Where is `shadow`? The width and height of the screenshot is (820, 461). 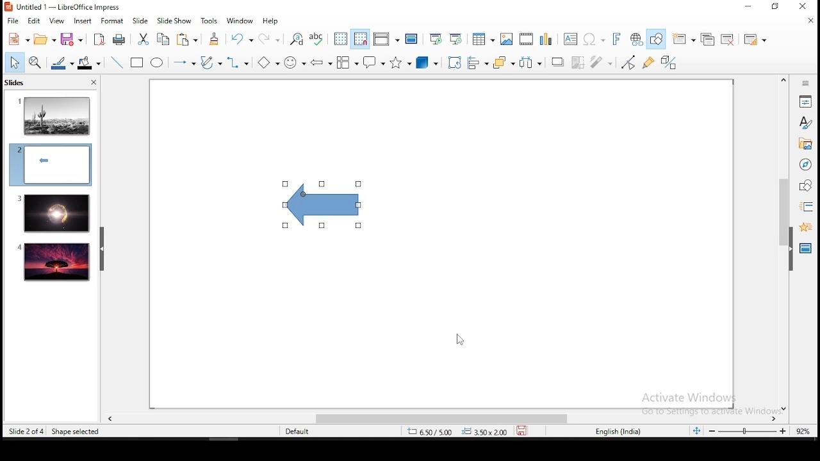
shadow is located at coordinates (557, 61).